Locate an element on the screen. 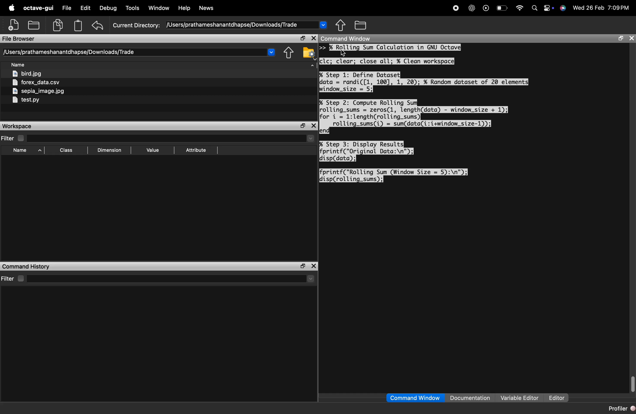 The height and width of the screenshot is (414, 636). undo is located at coordinates (98, 25).